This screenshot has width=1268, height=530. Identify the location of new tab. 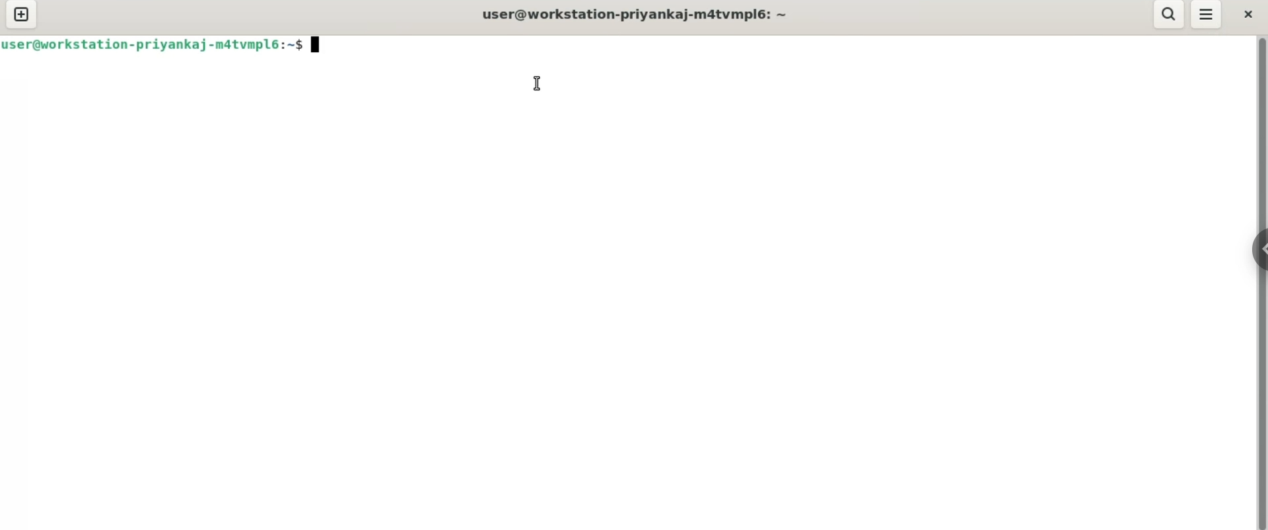
(20, 16).